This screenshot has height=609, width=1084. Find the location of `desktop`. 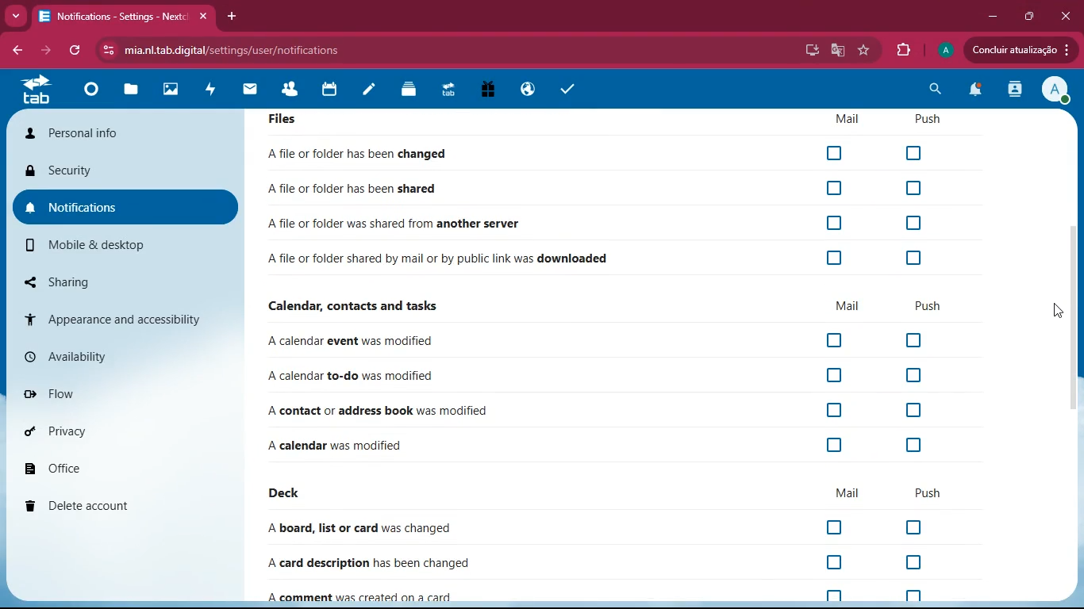

desktop is located at coordinates (809, 52).